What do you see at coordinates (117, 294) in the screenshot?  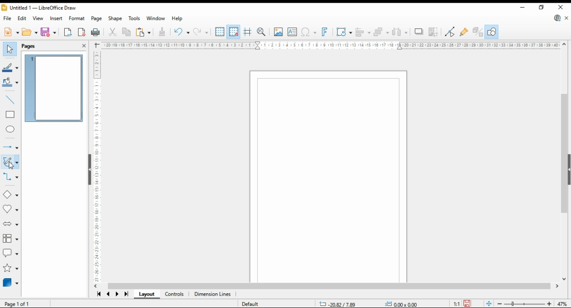 I see `next page` at bounding box center [117, 294].